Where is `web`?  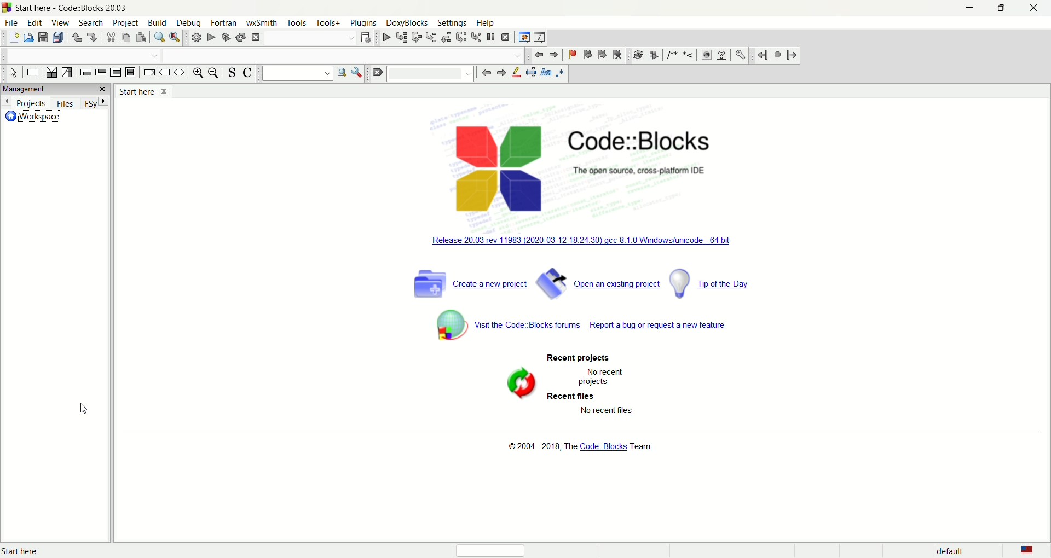
web is located at coordinates (705, 55).